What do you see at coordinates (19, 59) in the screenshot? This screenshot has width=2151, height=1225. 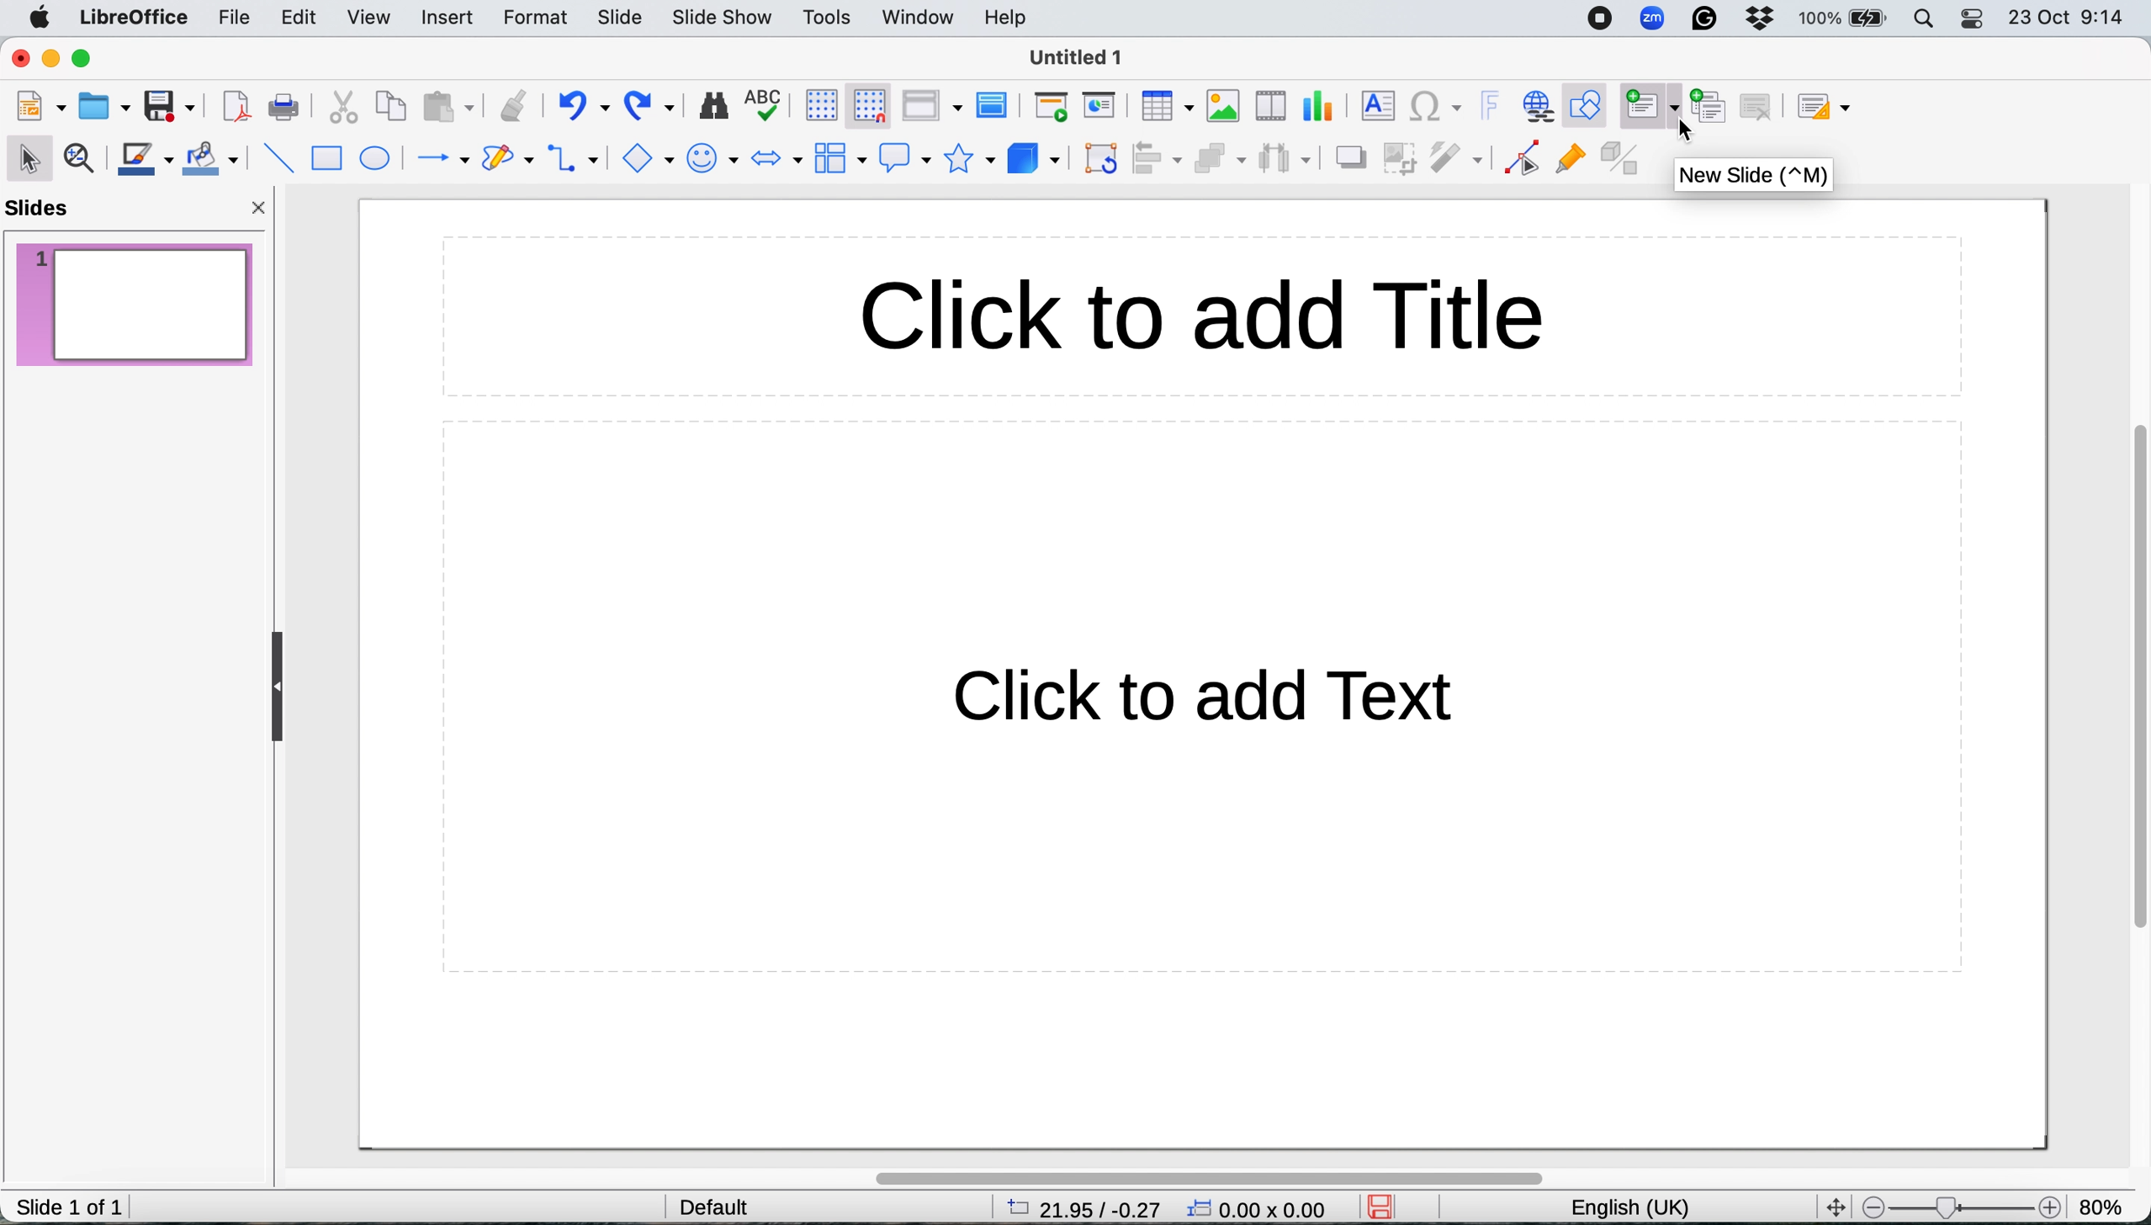 I see `close` at bounding box center [19, 59].